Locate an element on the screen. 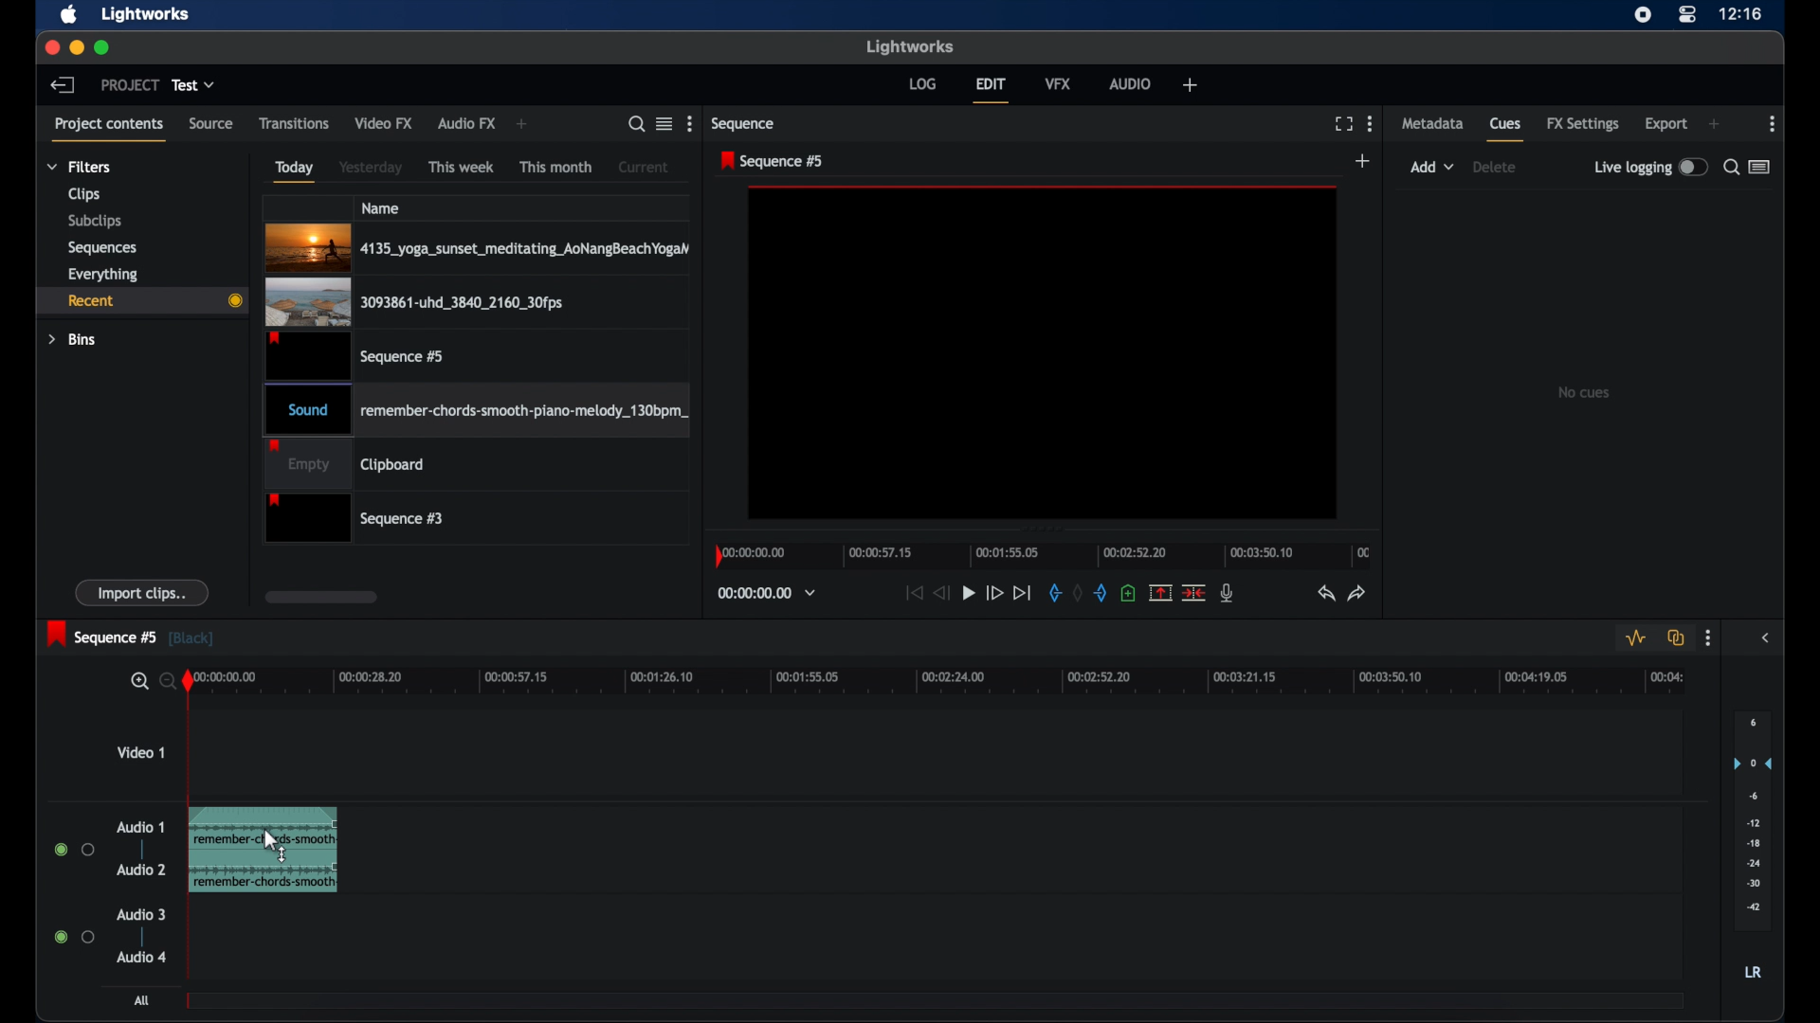 The image size is (1820, 1023). fast forward is located at coordinates (994, 594).